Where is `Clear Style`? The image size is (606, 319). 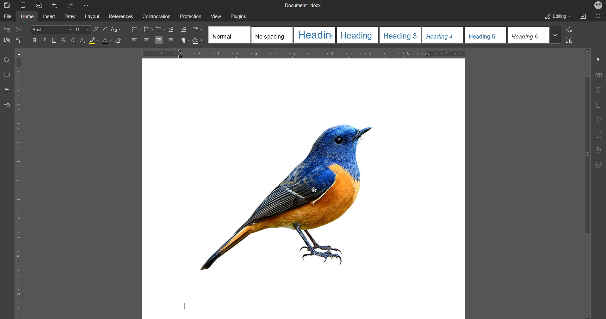
Clear Style is located at coordinates (120, 42).